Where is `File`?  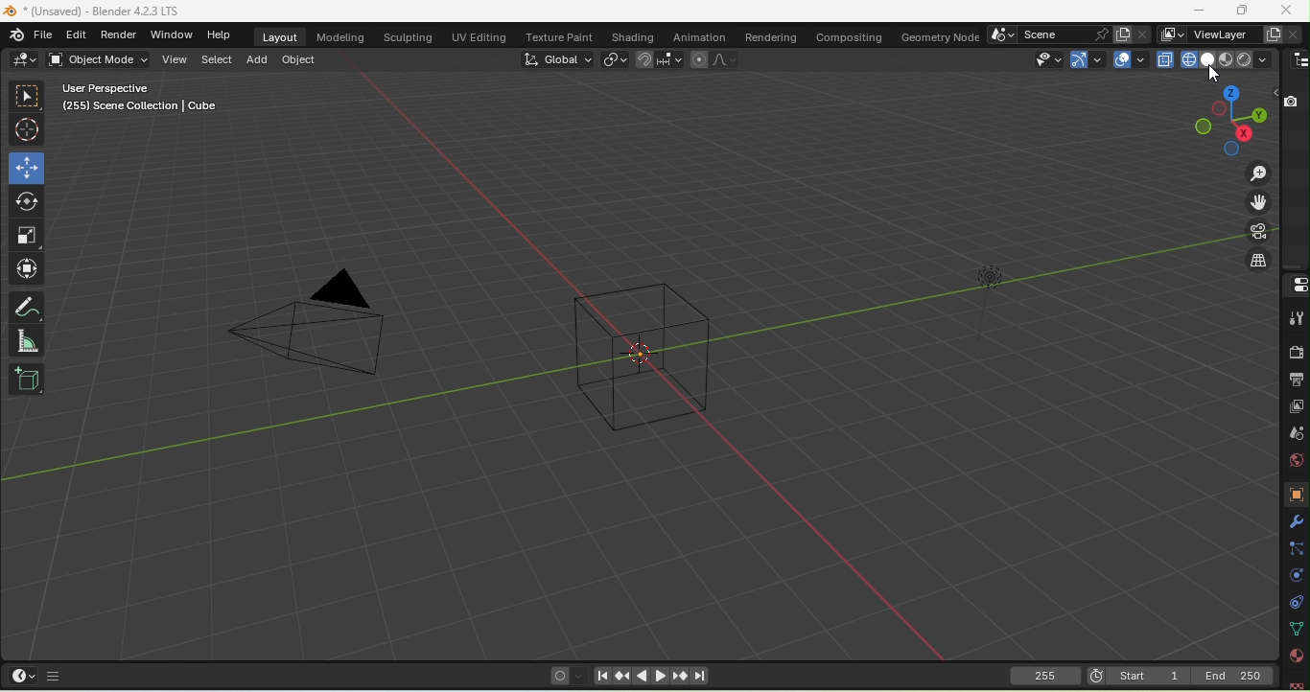
File is located at coordinates (42, 36).